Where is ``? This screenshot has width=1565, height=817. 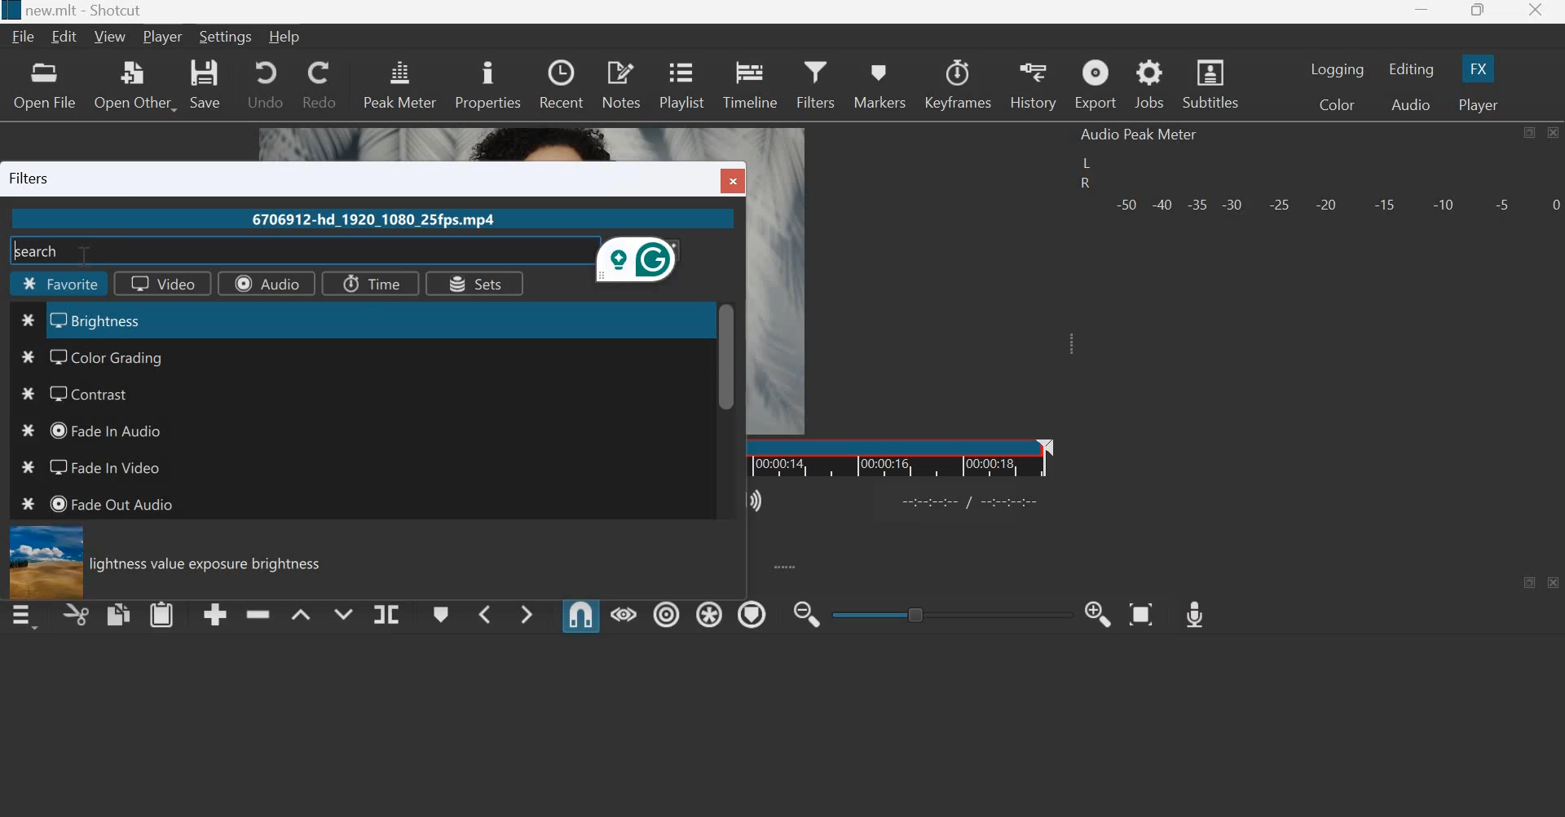  is located at coordinates (26, 395).